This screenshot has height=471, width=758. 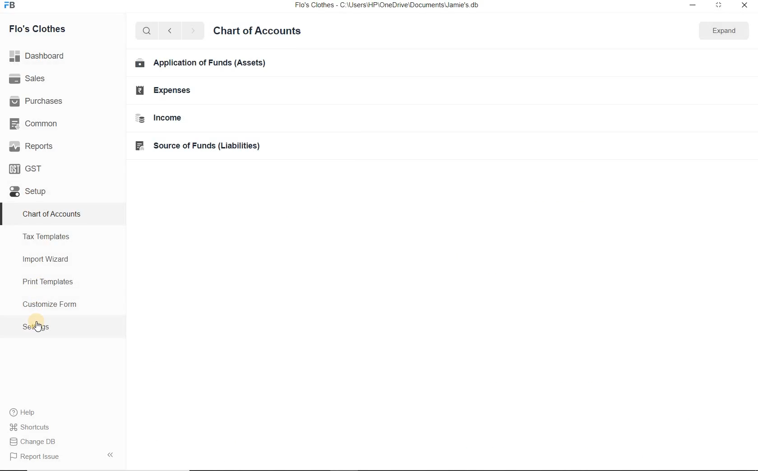 What do you see at coordinates (720, 5) in the screenshot?
I see `Maximize` at bounding box center [720, 5].